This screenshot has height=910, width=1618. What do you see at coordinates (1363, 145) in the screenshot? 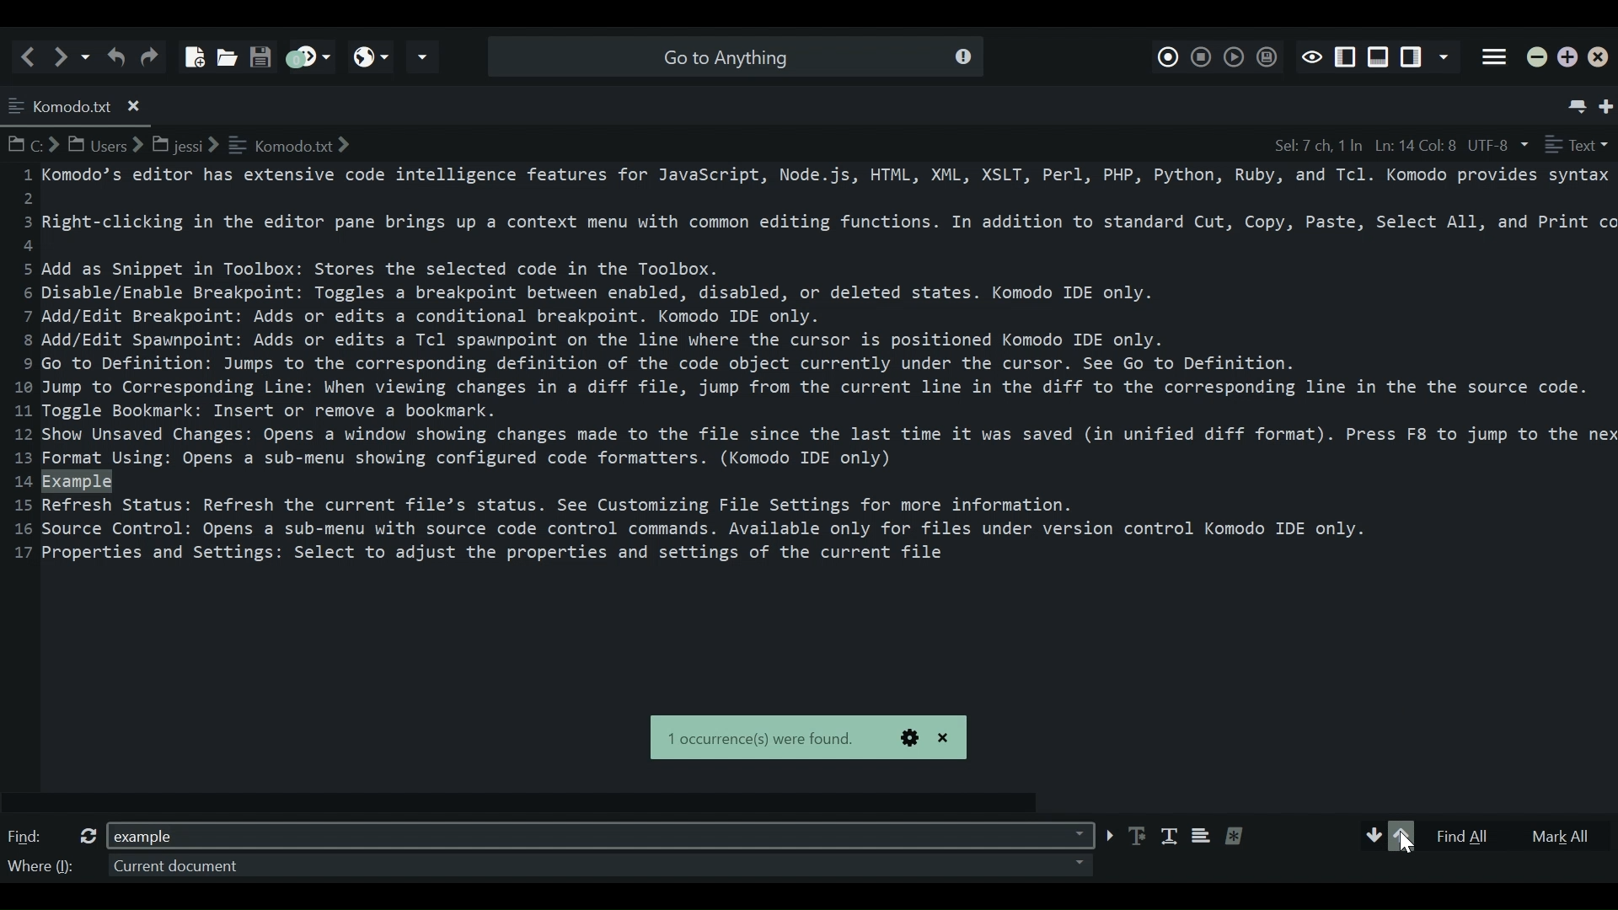
I see `File Position` at bounding box center [1363, 145].